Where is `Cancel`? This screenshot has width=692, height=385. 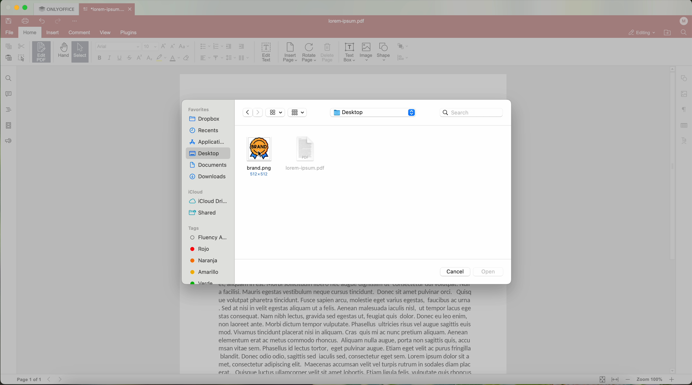 Cancel is located at coordinates (453, 271).